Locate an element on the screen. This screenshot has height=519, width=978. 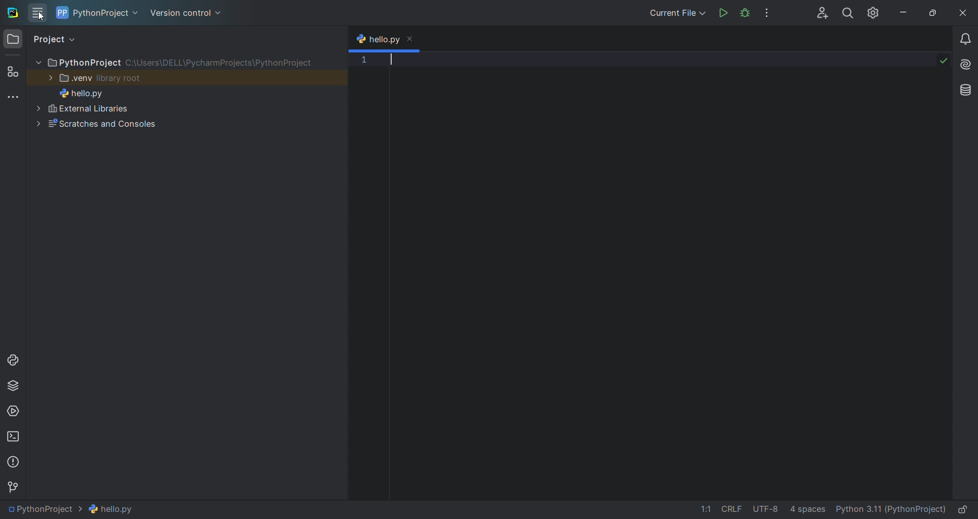
interpreter is located at coordinates (890, 508).